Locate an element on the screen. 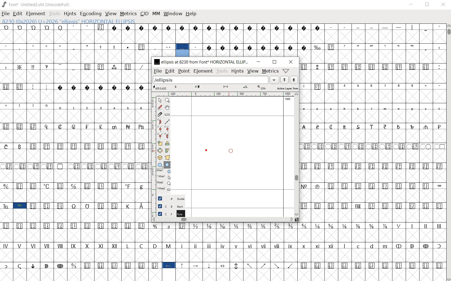 The height and width of the screenshot is (281, 451). HELP is located at coordinates (191, 14).